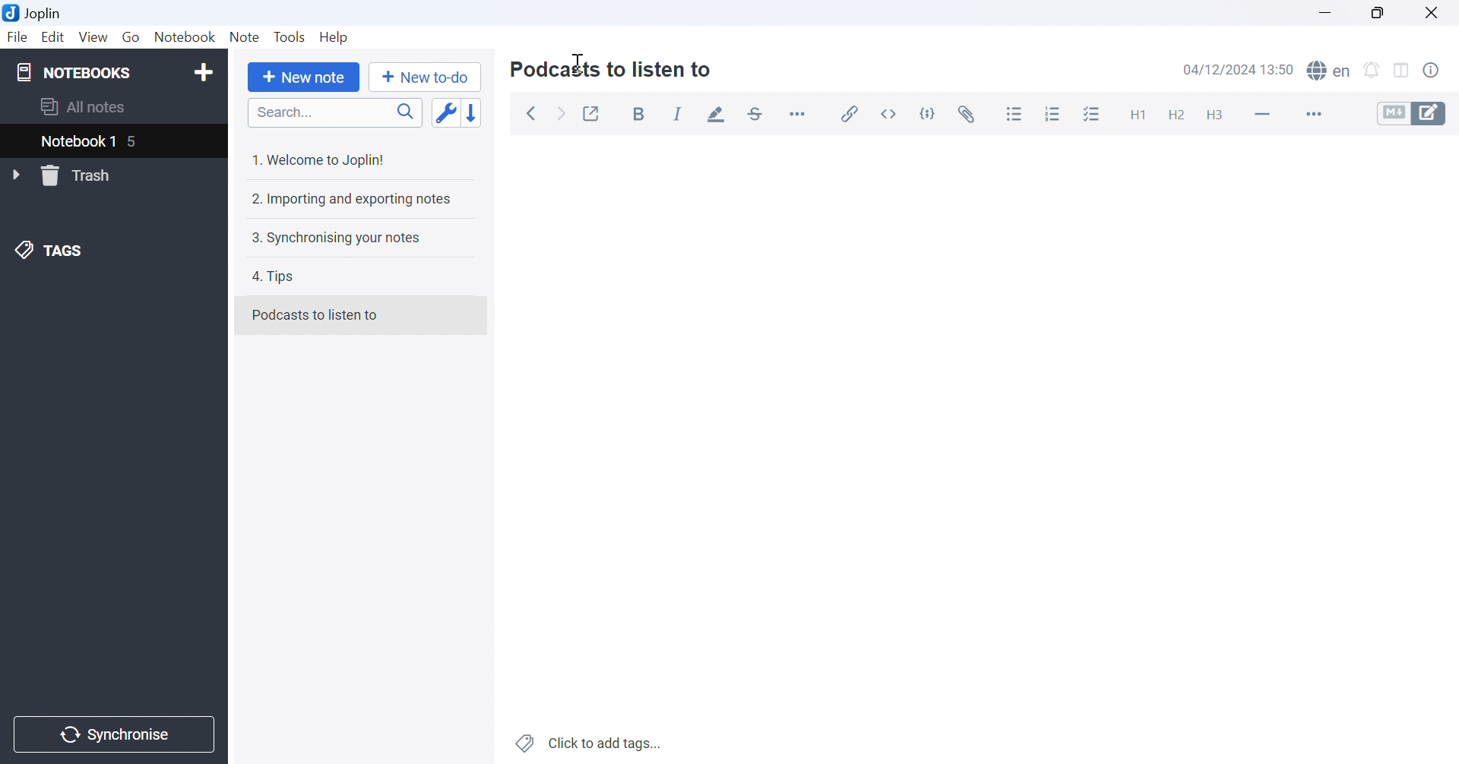 The height and width of the screenshot is (764, 1459). Describe the element at coordinates (131, 36) in the screenshot. I see `Go` at that location.